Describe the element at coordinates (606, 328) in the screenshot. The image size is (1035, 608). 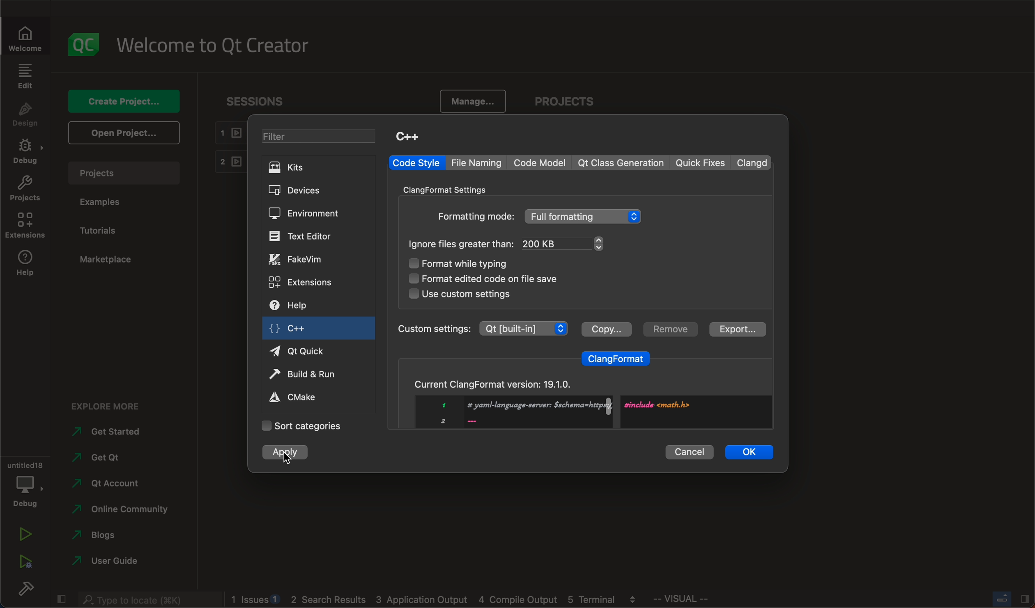
I see `copy` at that location.